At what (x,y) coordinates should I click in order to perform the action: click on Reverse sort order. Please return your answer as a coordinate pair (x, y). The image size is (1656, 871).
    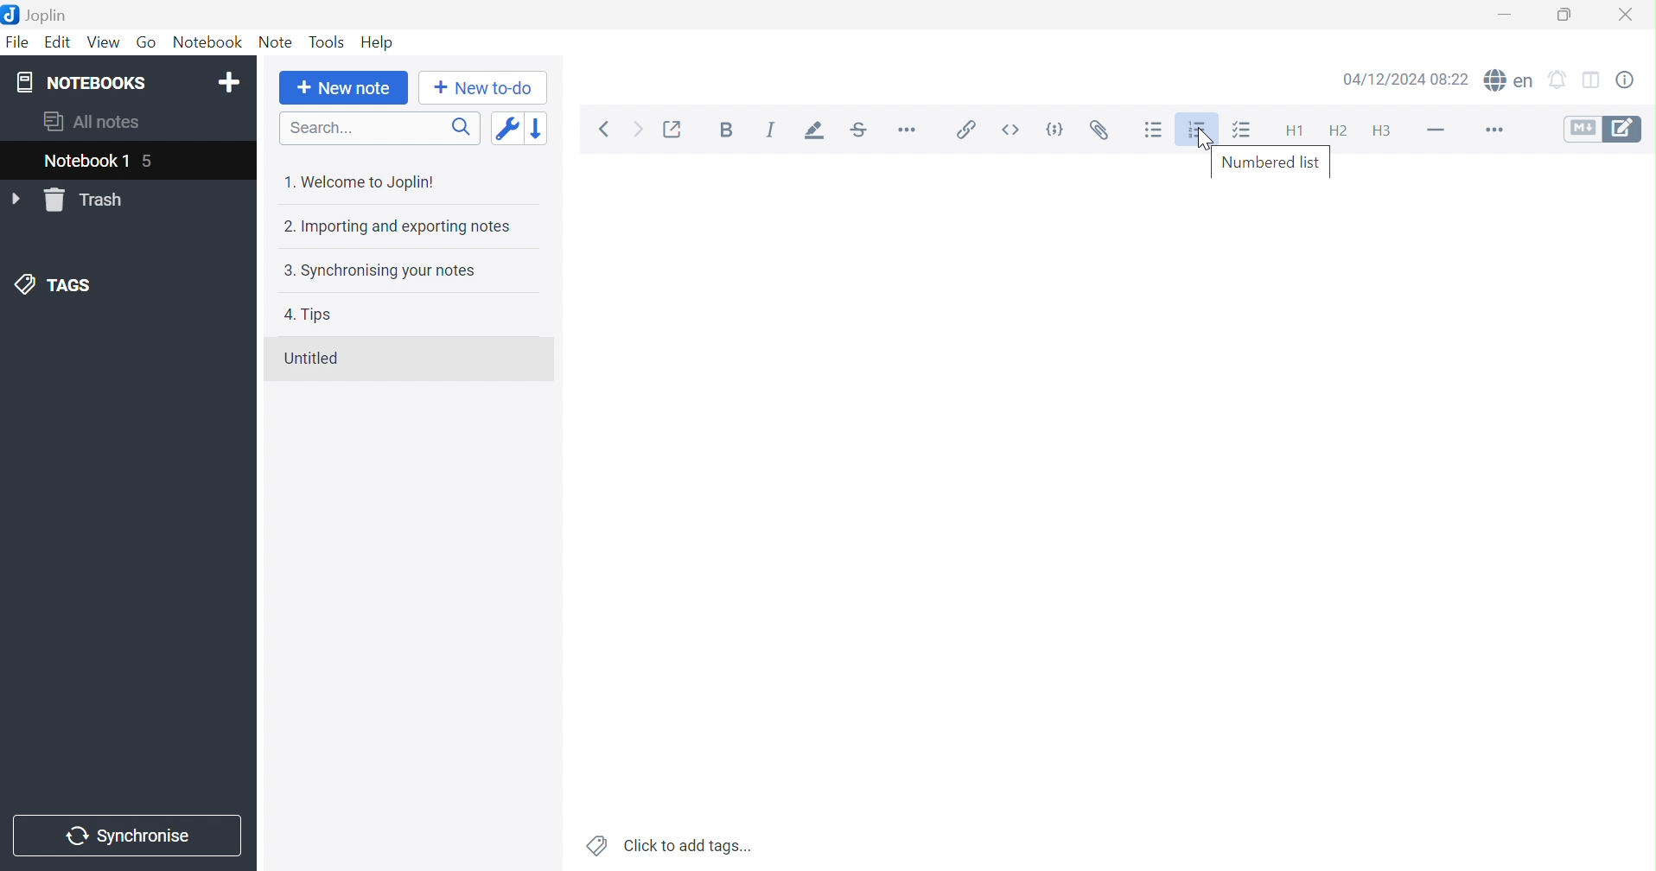
    Looking at the image, I should click on (536, 130).